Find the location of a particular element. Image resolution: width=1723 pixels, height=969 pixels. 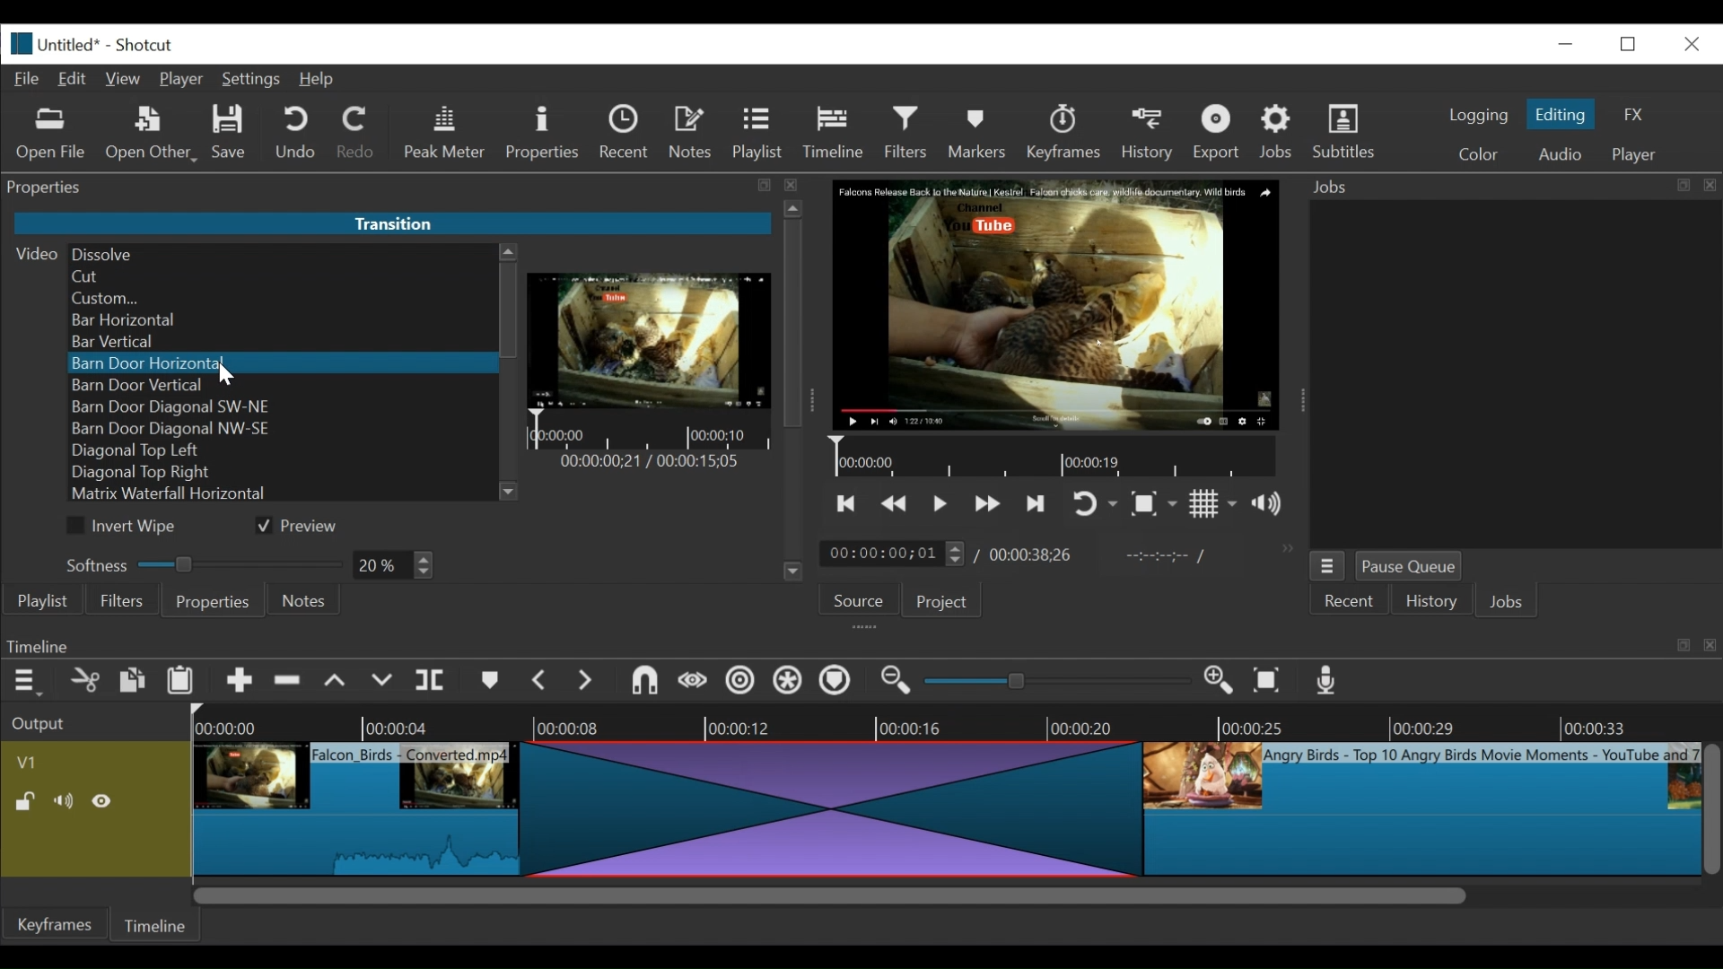

Properties is located at coordinates (545, 133).